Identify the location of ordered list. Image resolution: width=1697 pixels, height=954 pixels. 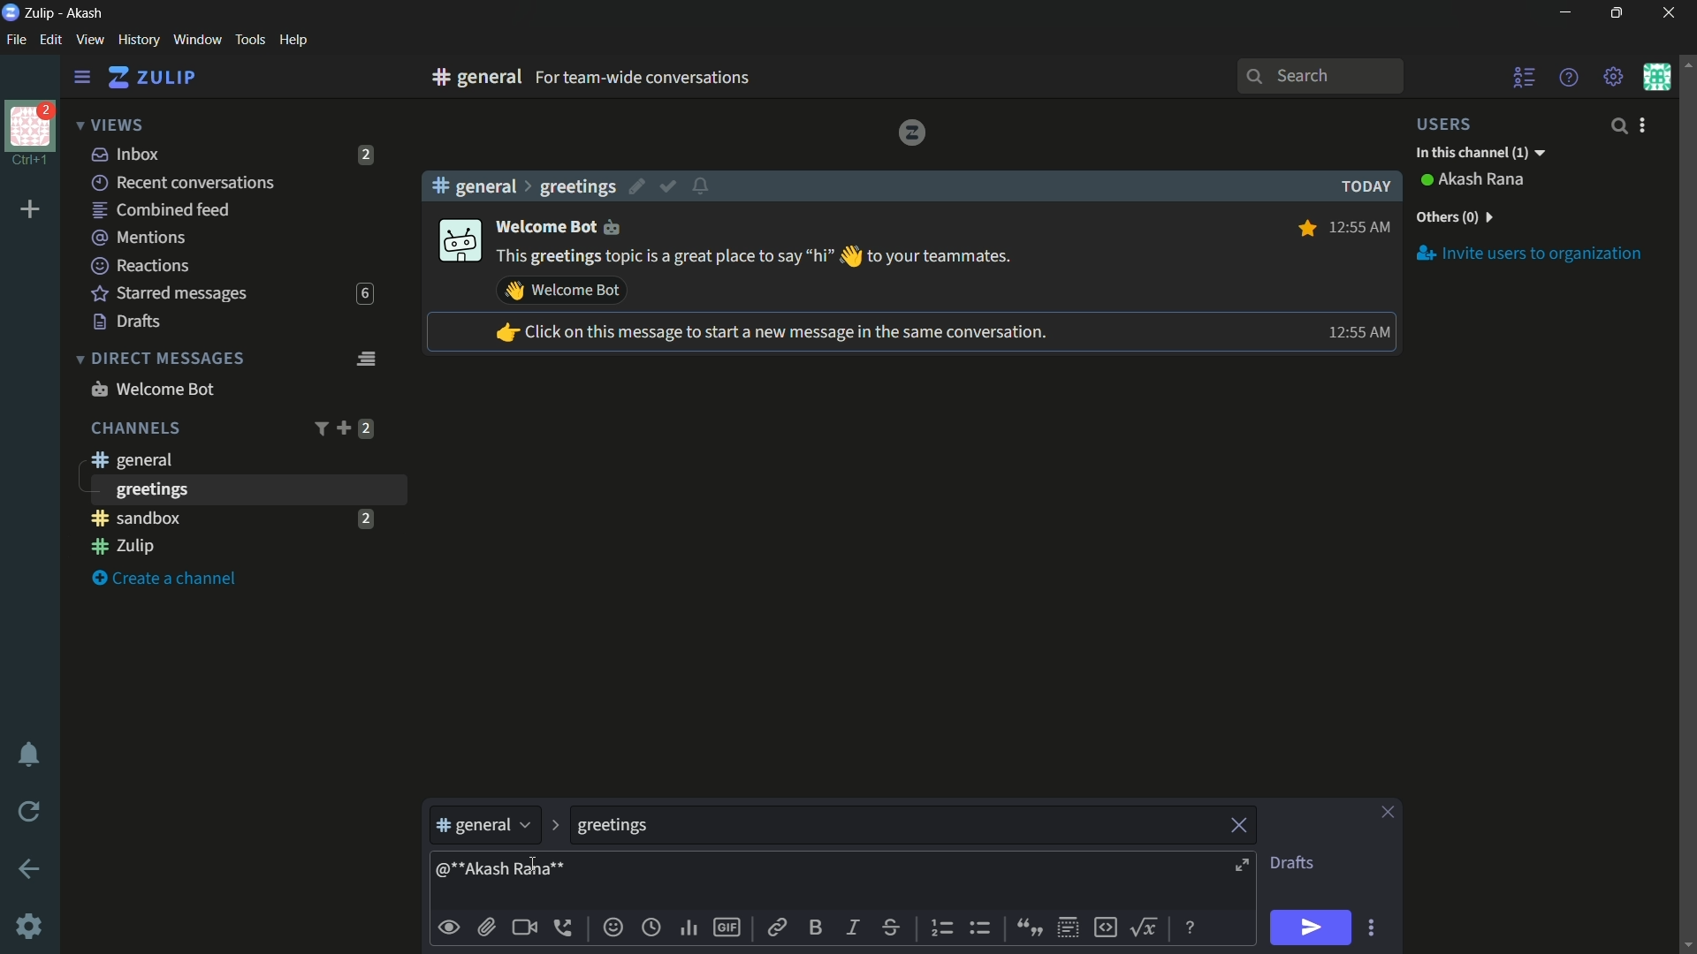
(945, 928).